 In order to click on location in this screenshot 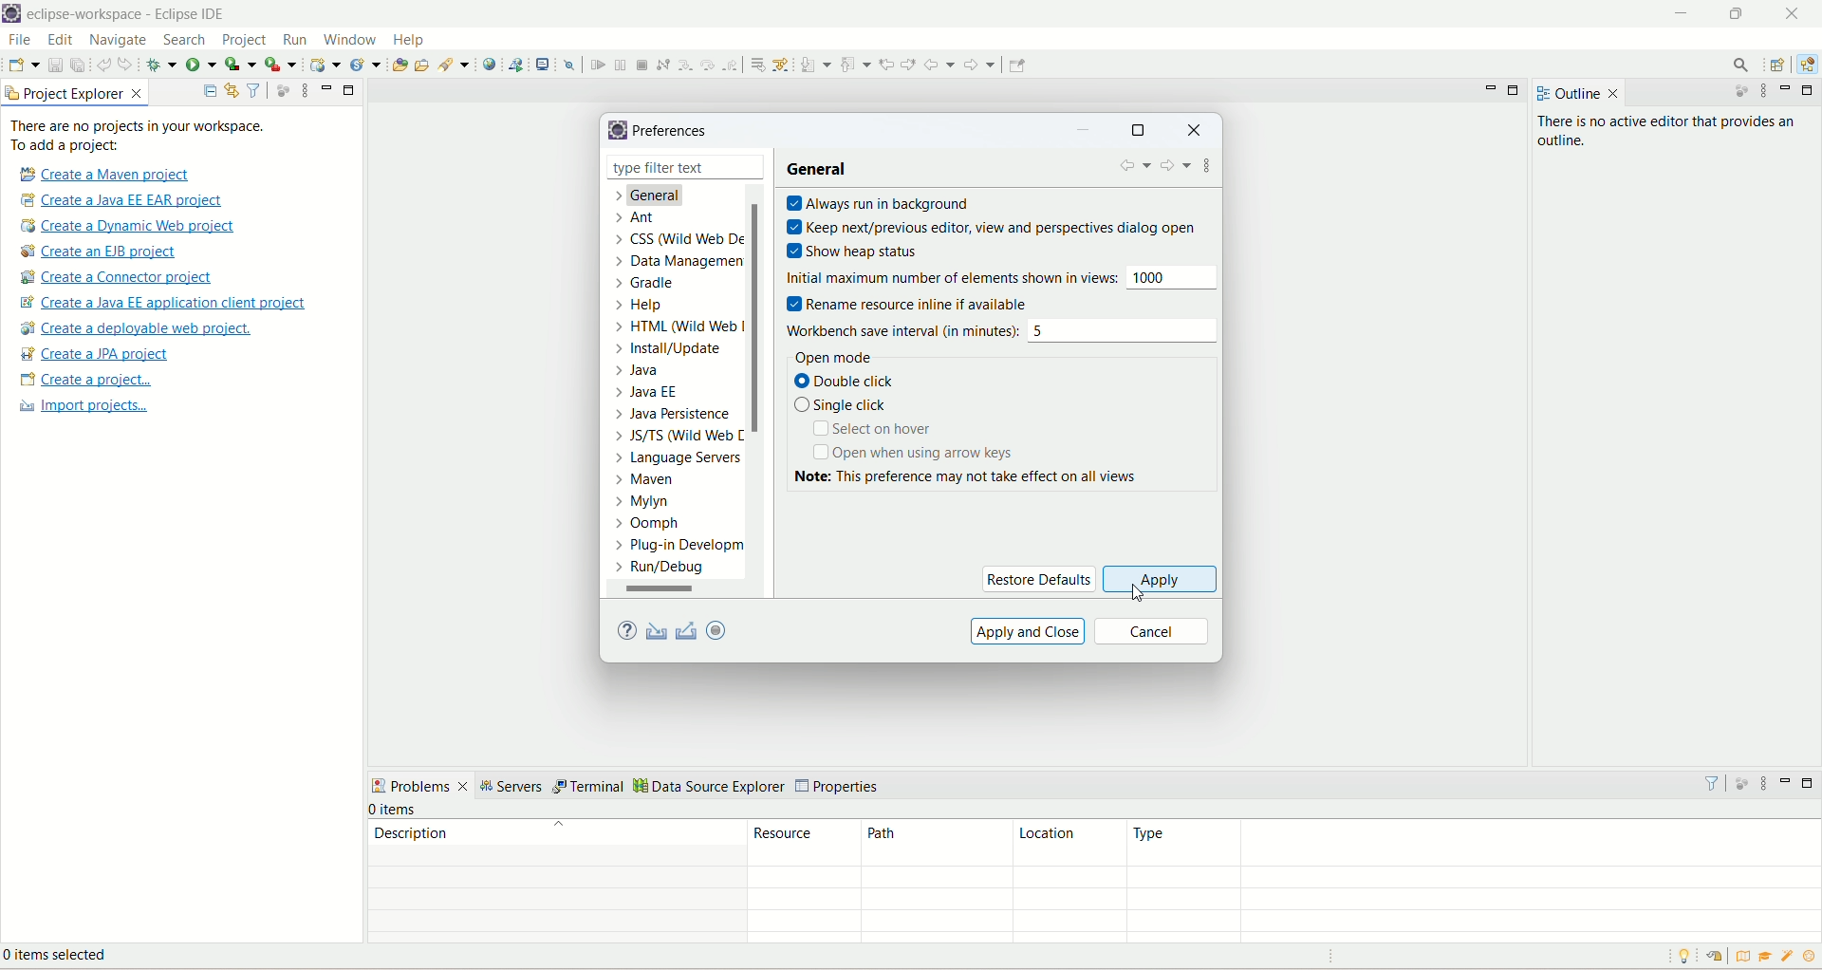, I will do `click(1067, 844)`.